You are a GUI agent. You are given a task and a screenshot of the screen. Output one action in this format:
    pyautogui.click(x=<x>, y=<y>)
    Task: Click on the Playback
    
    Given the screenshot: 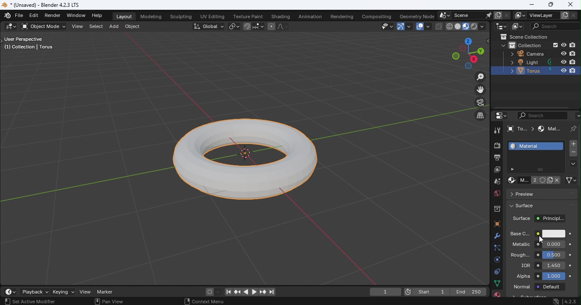 What is the action you would take?
    pyautogui.click(x=35, y=292)
    